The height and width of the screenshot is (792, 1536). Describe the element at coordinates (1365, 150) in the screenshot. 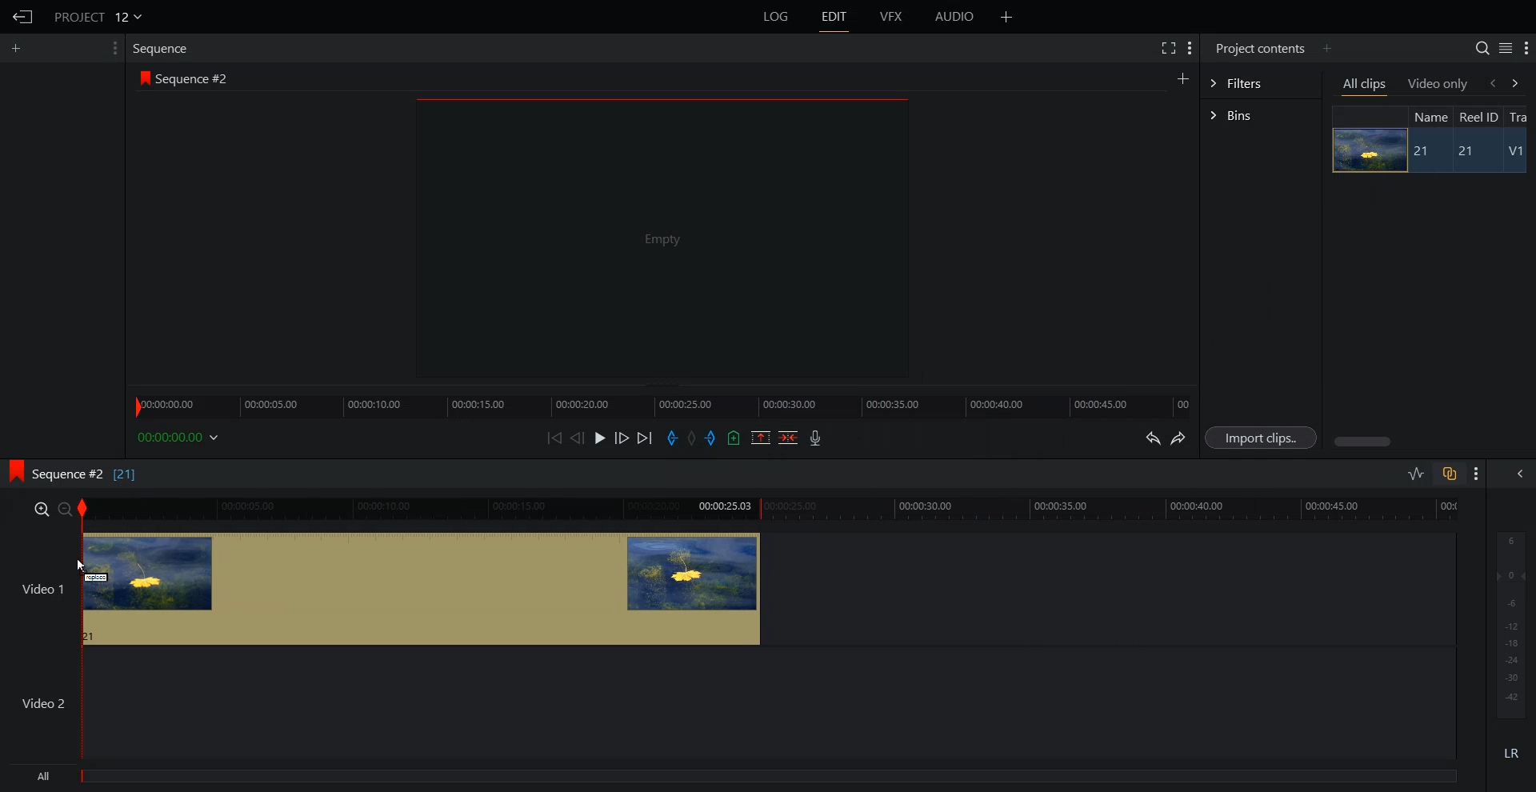

I see `Image` at that location.